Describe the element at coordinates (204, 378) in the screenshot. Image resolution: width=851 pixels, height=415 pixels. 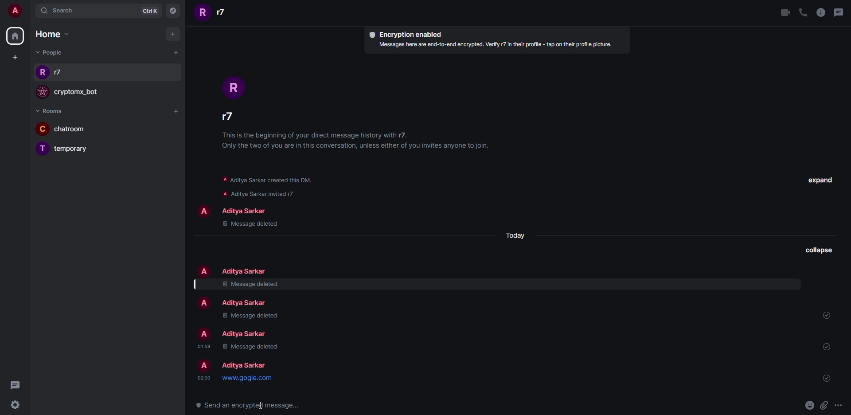
I see `time` at that location.